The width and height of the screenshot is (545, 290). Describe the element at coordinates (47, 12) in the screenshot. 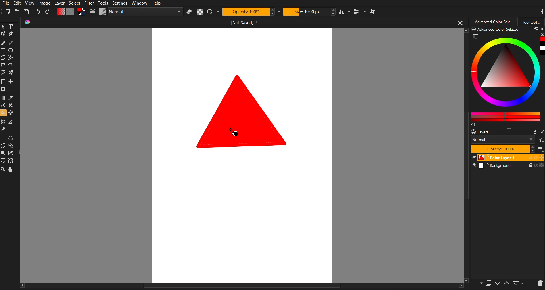

I see `Redo` at that location.